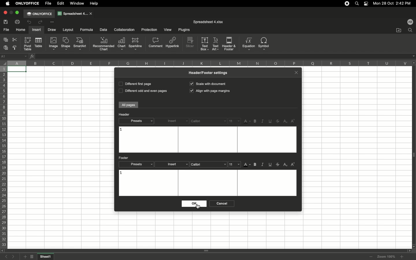  Describe the element at coordinates (209, 183) in the screenshot. I see `Text box` at that location.